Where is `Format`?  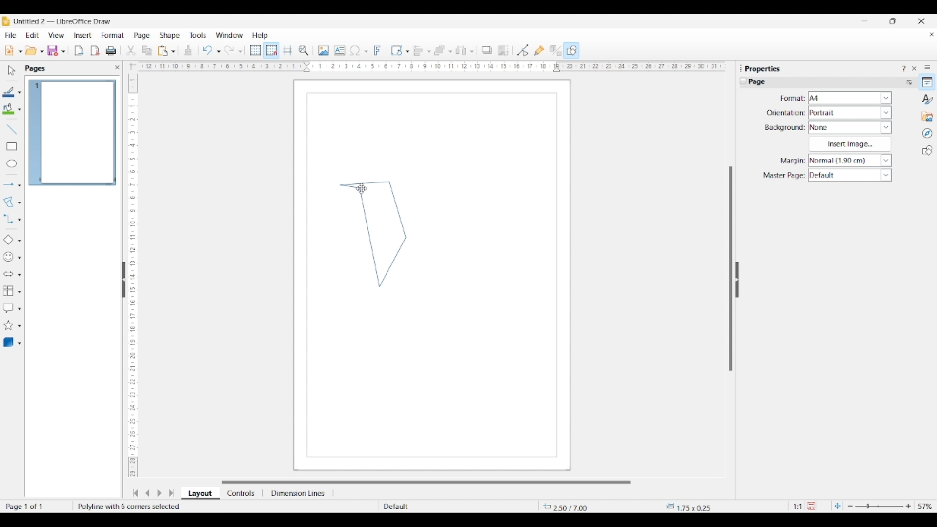
Format is located at coordinates (113, 35).